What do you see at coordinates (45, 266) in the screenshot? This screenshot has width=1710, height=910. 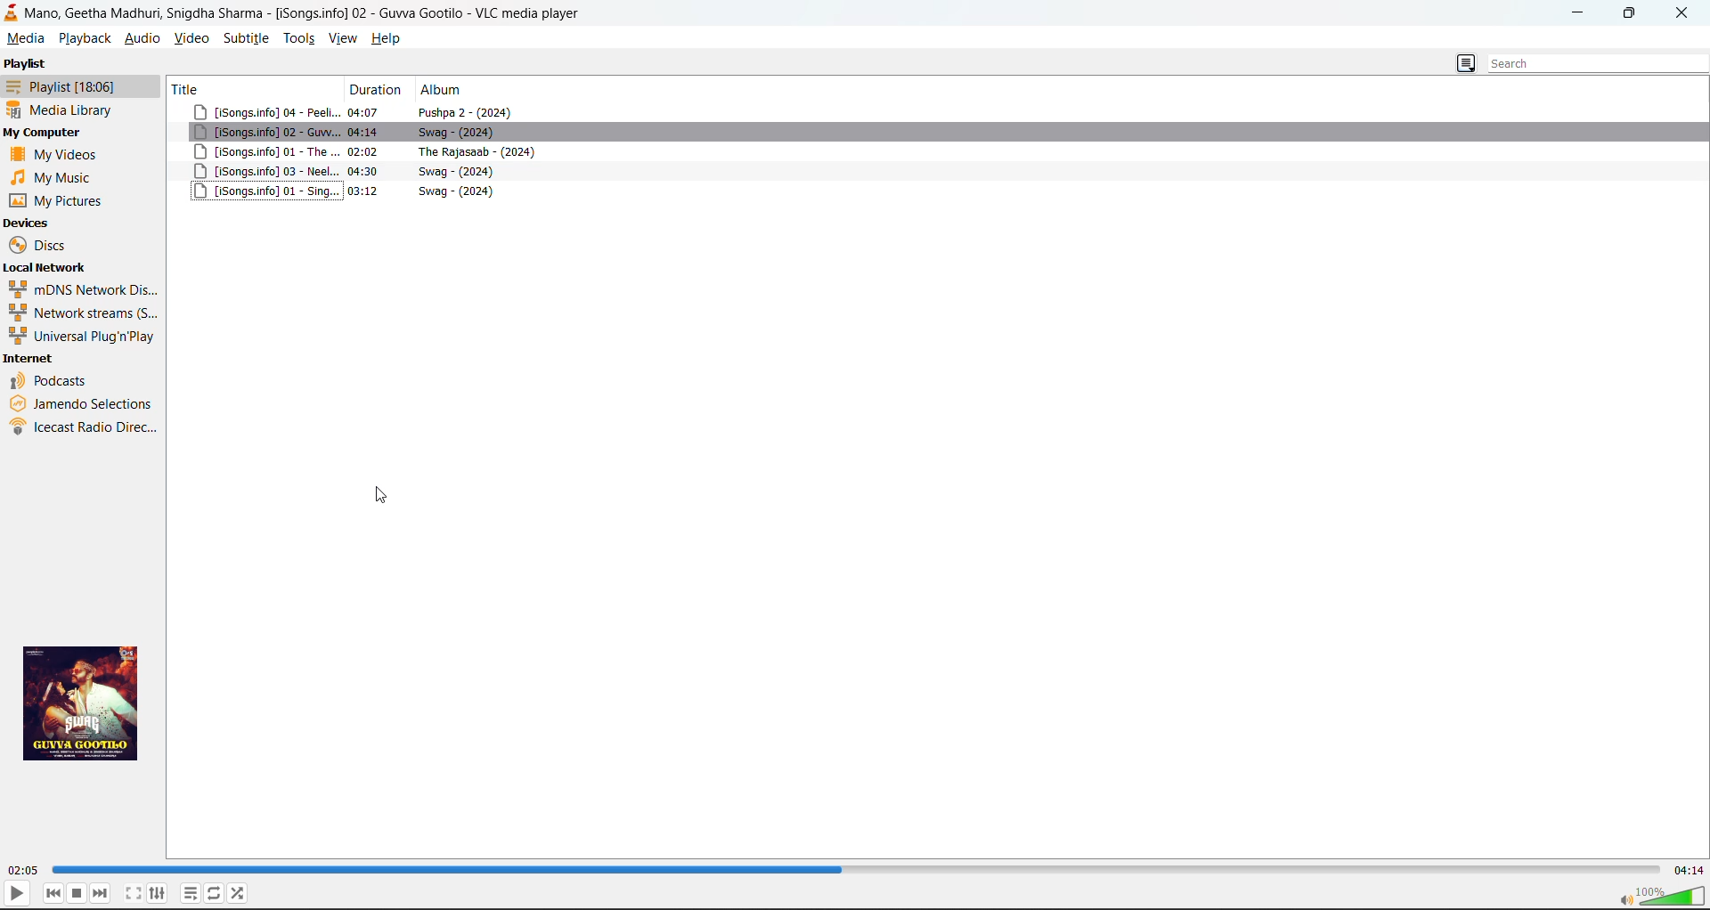 I see `local network` at bounding box center [45, 266].